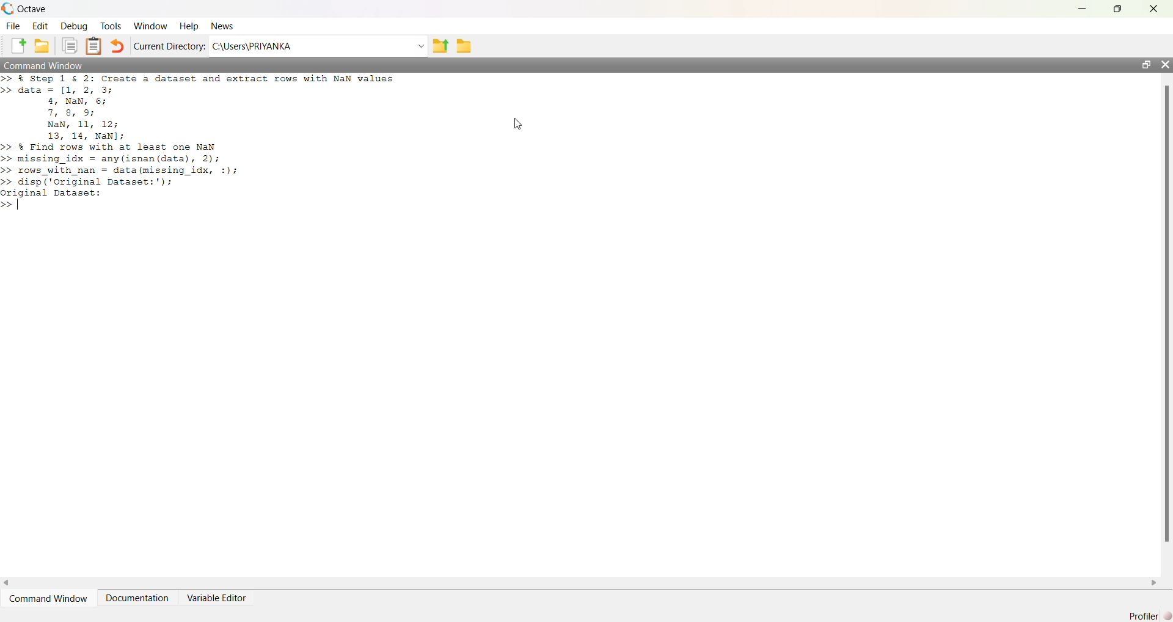 The image size is (1173, 622). What do you see at coordinates (440, 47) in the screenshot?
I see `previous folder` at bounding box center [440, 47].